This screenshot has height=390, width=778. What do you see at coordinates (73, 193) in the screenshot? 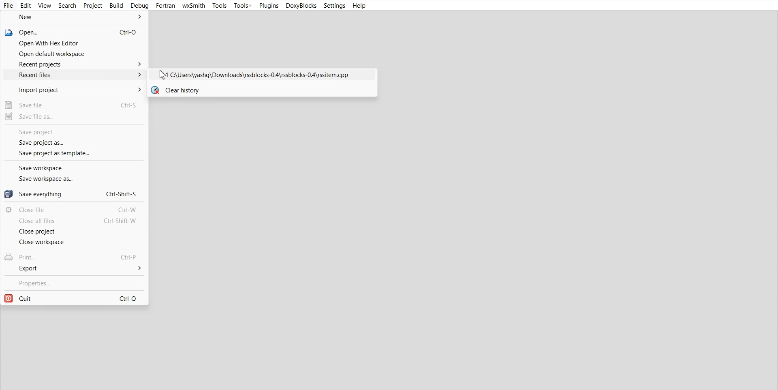
I see `Save Everything` at bounding box center [73, 193].